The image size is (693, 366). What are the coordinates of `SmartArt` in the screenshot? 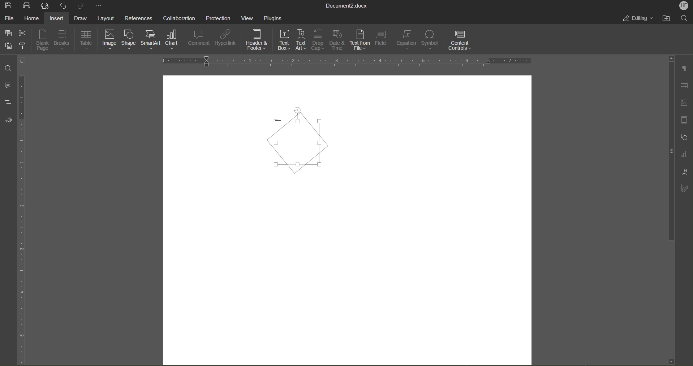 It's located at (152, 42).